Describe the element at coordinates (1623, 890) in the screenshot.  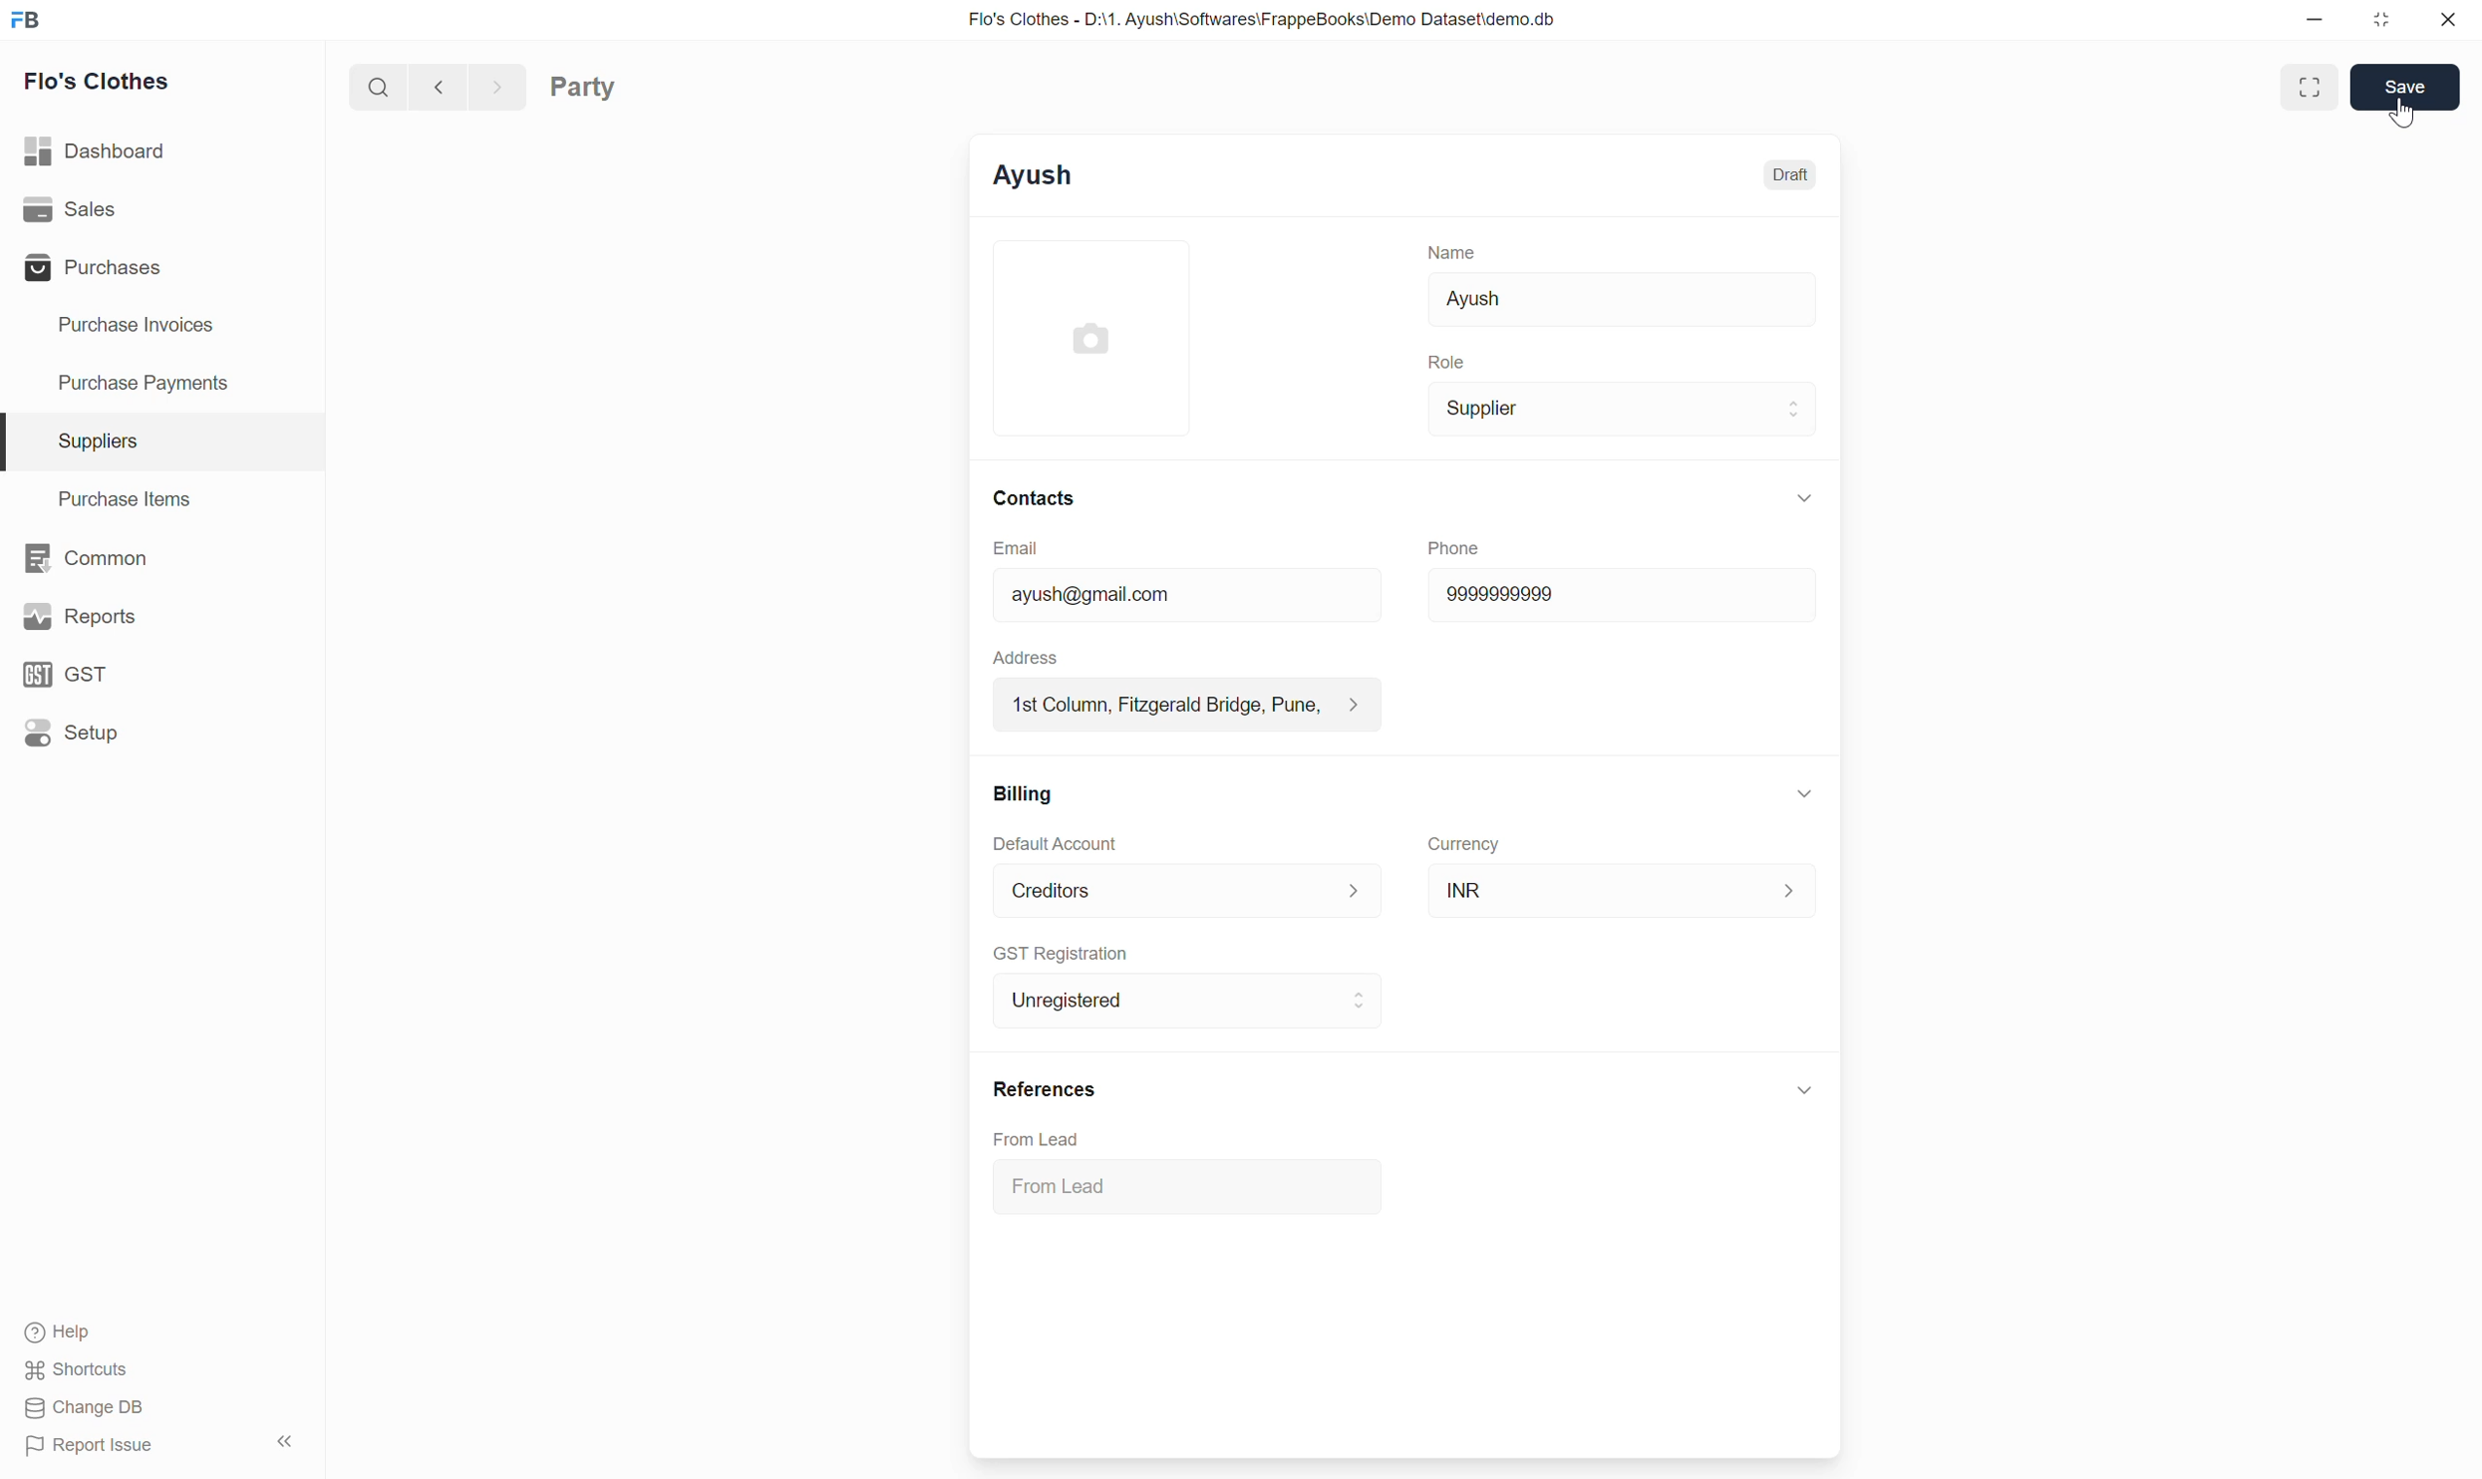
I see `INR` at that location.